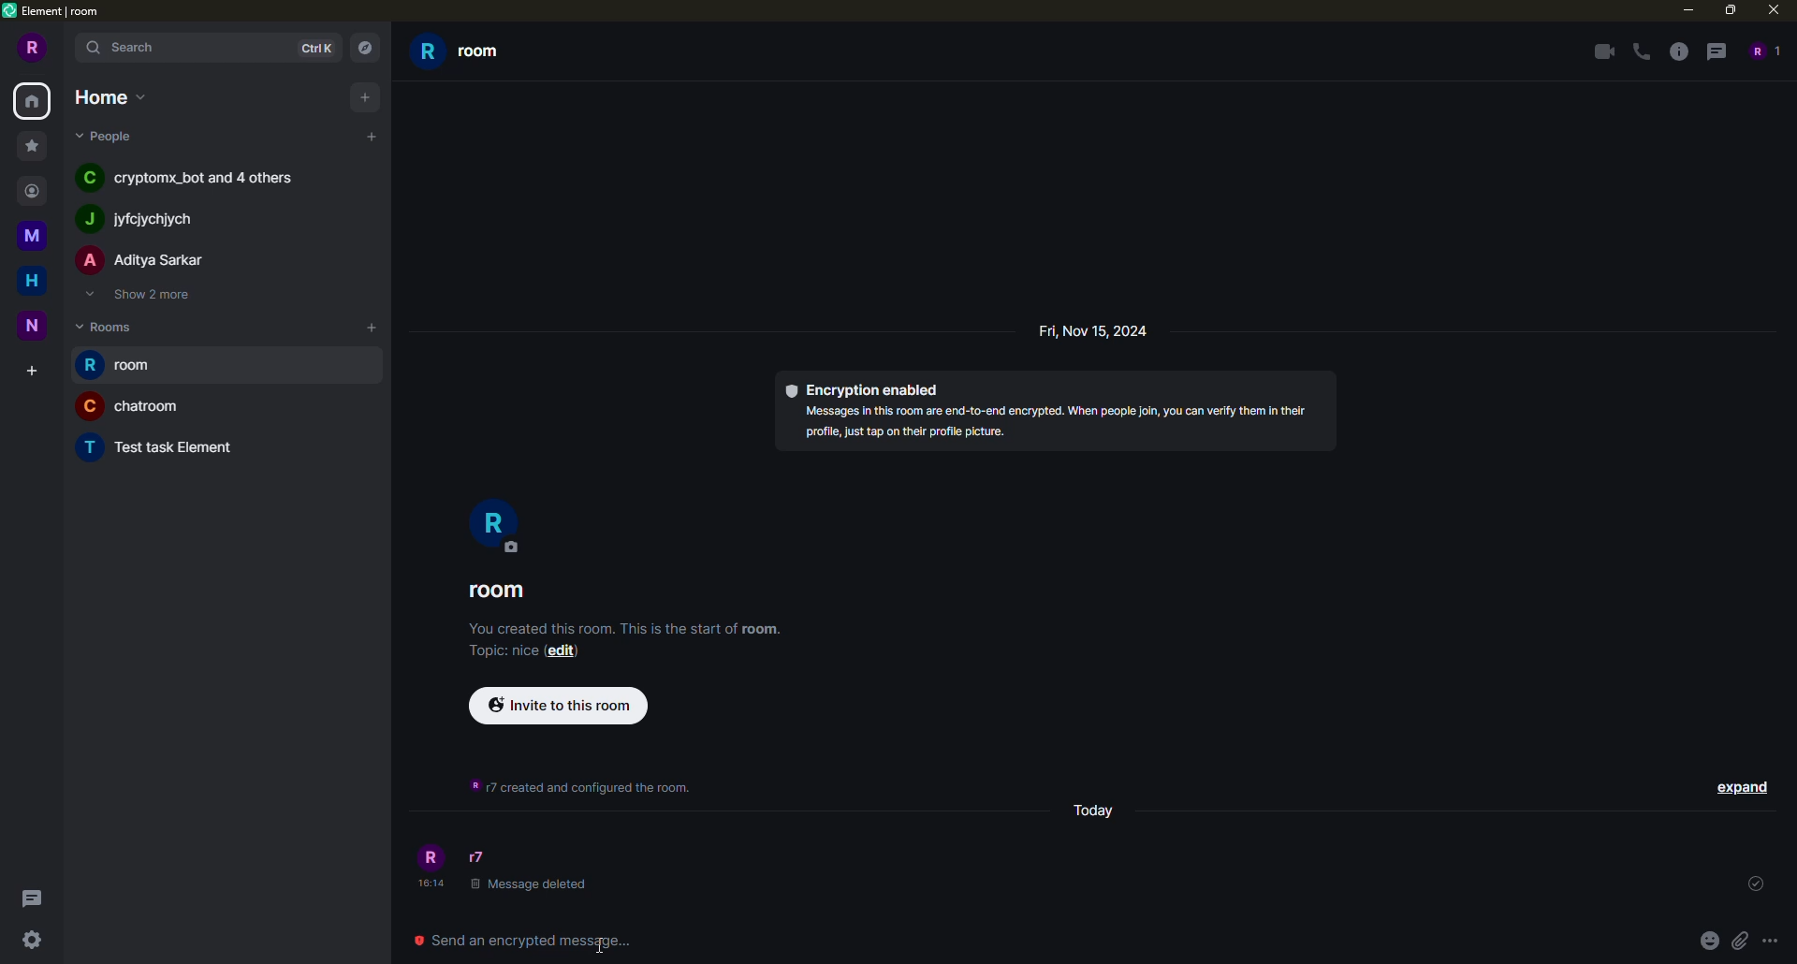 This screenshot has width=1797, height=964. What do you see at coordinates (28, 280) in the screenshot?
I see `home` at bounding box center [28, 280].